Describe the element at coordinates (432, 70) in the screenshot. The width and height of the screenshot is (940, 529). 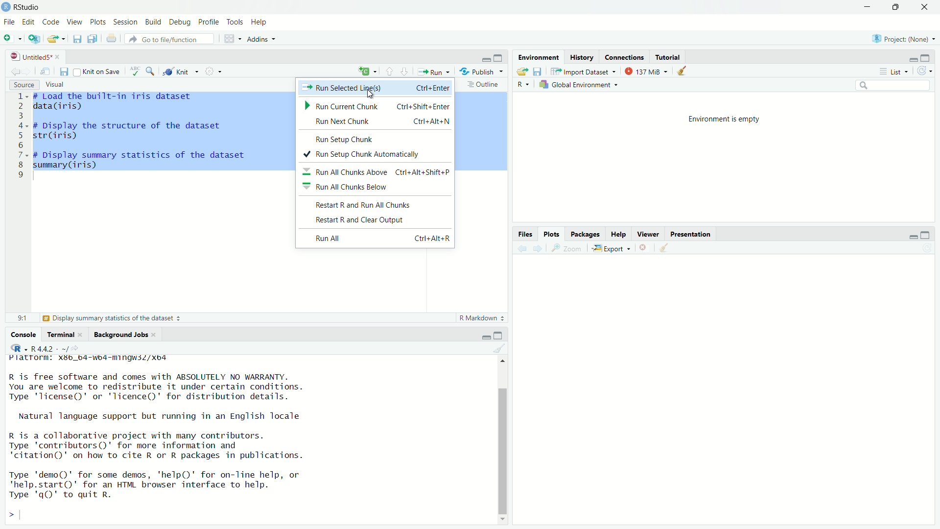
I see `Run current line` at that location.